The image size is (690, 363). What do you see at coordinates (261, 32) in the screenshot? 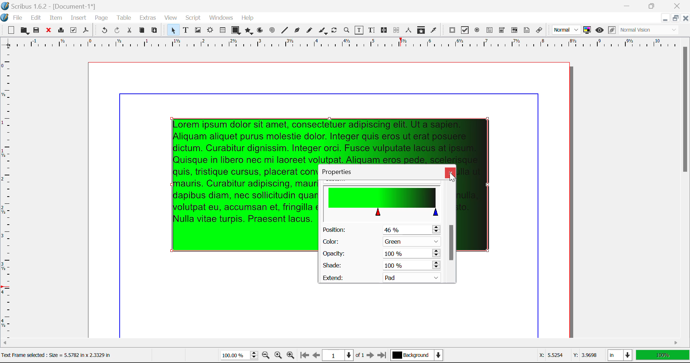
I see `Arcs` at bounding box center [261, 32].